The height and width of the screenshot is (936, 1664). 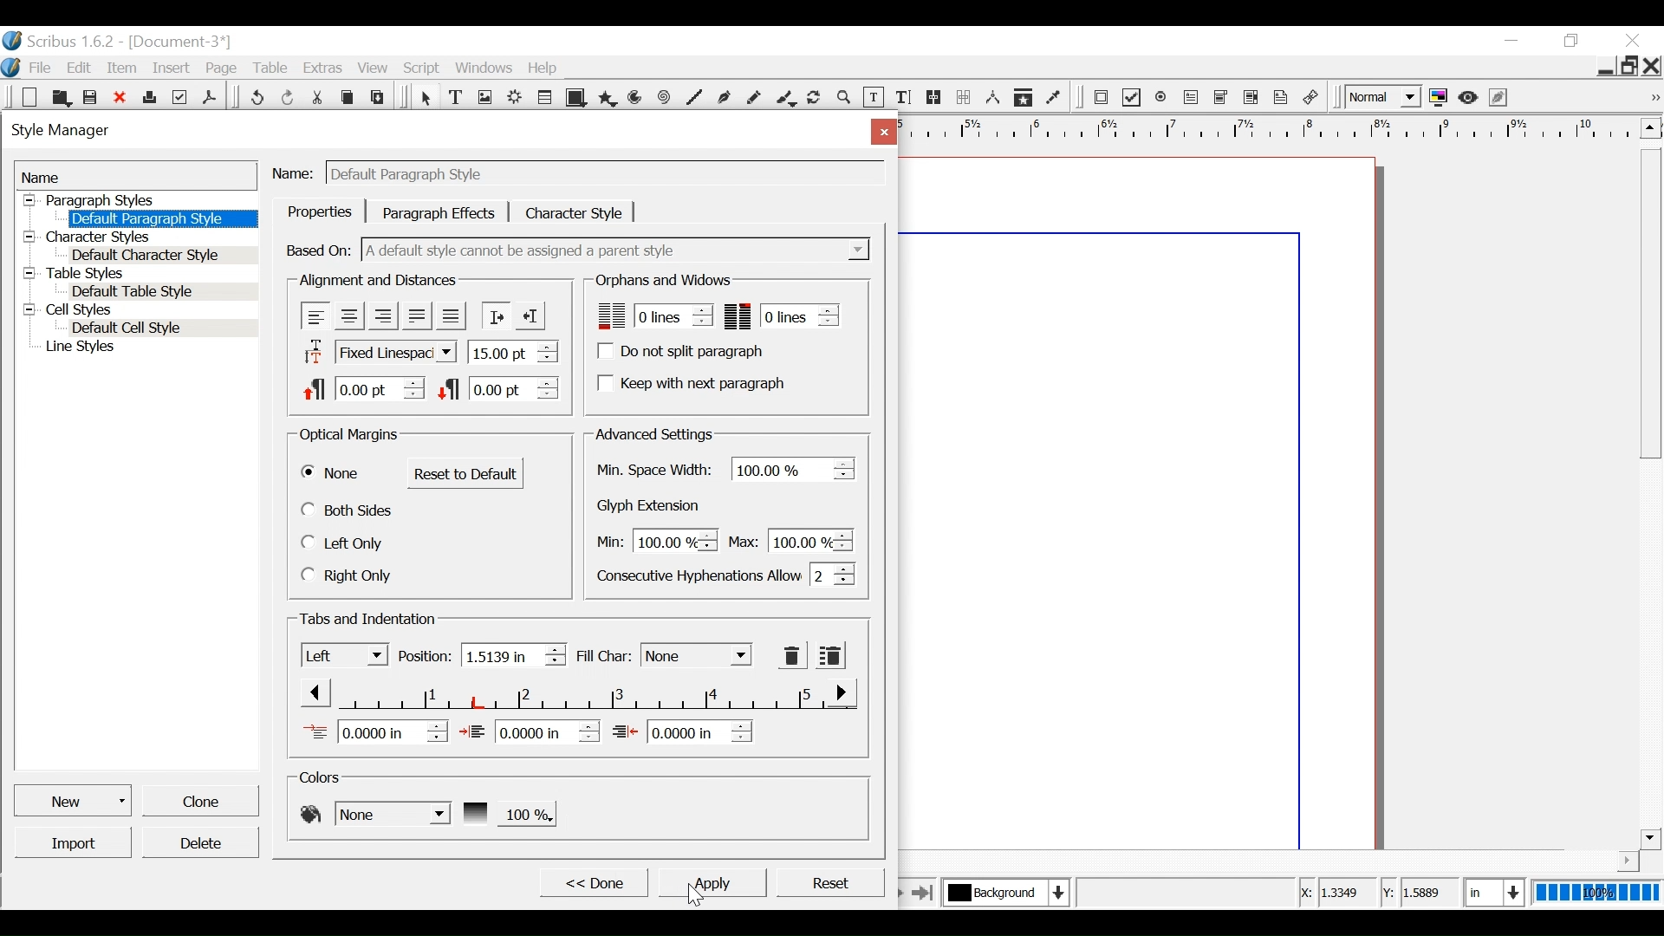 What do you see at coordinates (1101, 96) in the screenshot?
I see `PDF Push Button` at bounding box center [1101, 96].